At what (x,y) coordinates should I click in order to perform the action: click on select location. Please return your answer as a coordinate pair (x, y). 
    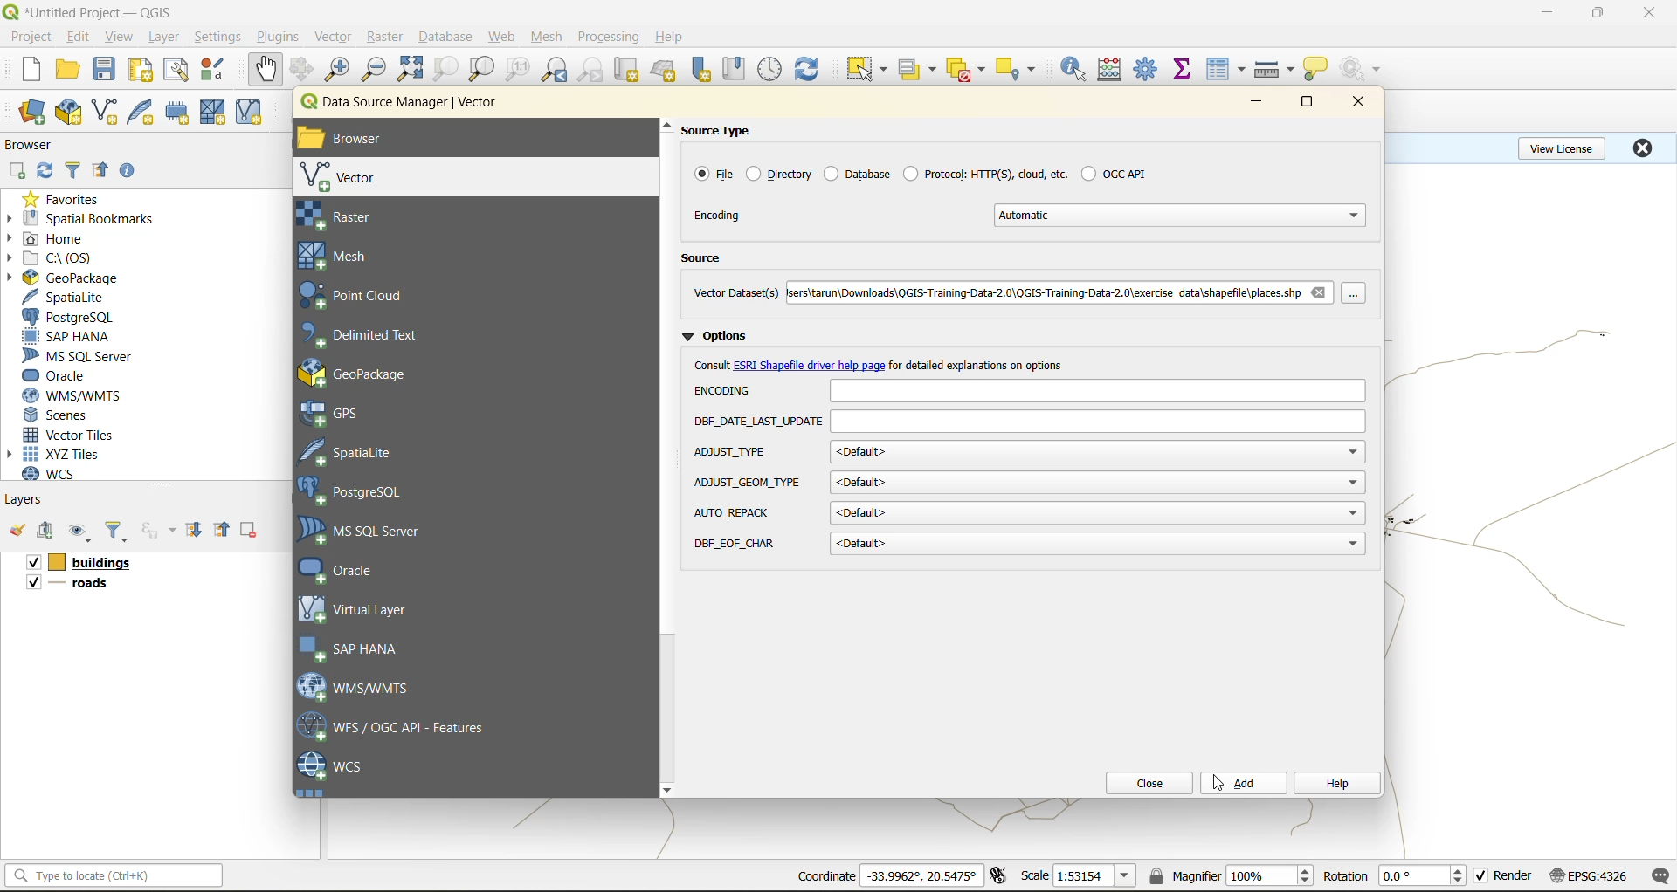
    Looking at the image, I should click on (1021, 67).